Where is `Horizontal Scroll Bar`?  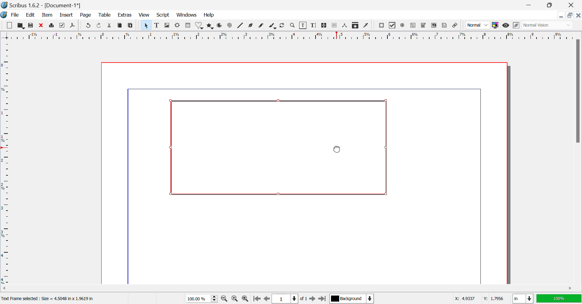
Horizontal Scroll Bar is located at coordinates (283, 288).